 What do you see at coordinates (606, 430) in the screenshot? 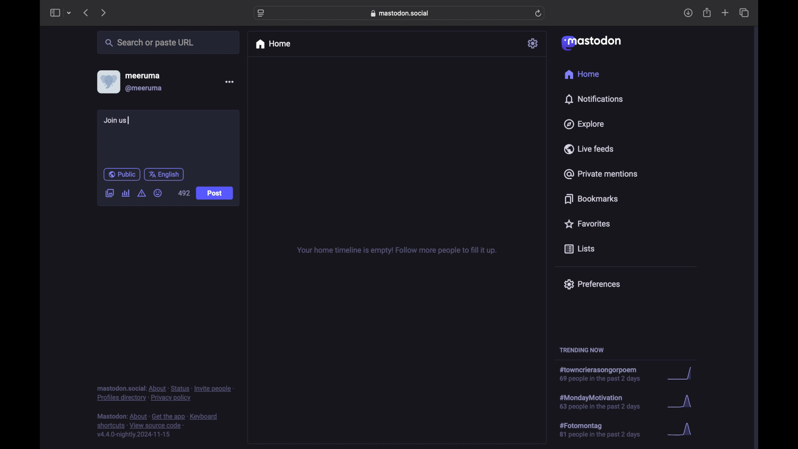
I see `hashtag trend` at bounding box center [606, 430].